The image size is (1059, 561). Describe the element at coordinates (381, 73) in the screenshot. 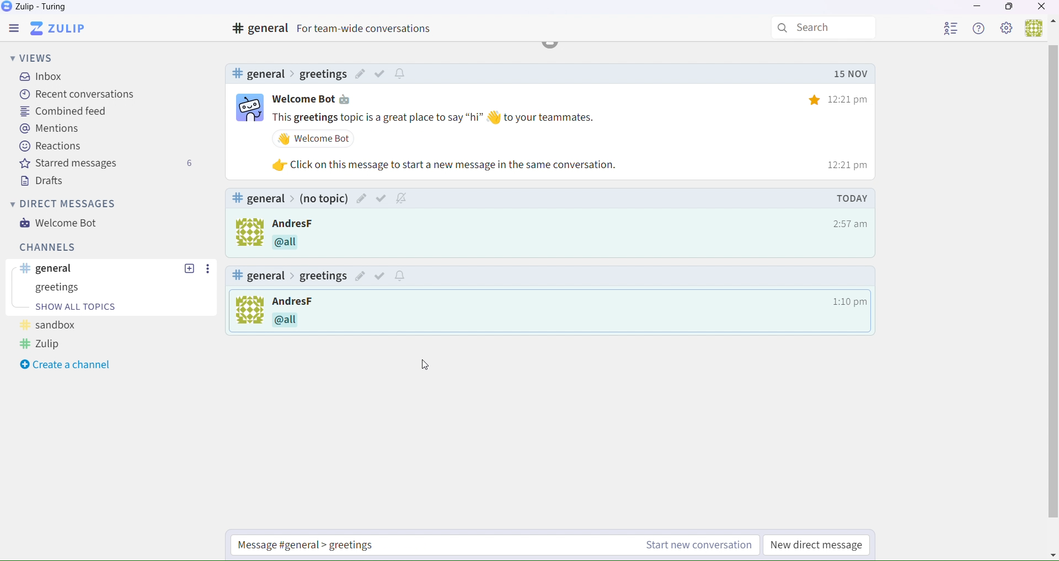

I see `` at that location.